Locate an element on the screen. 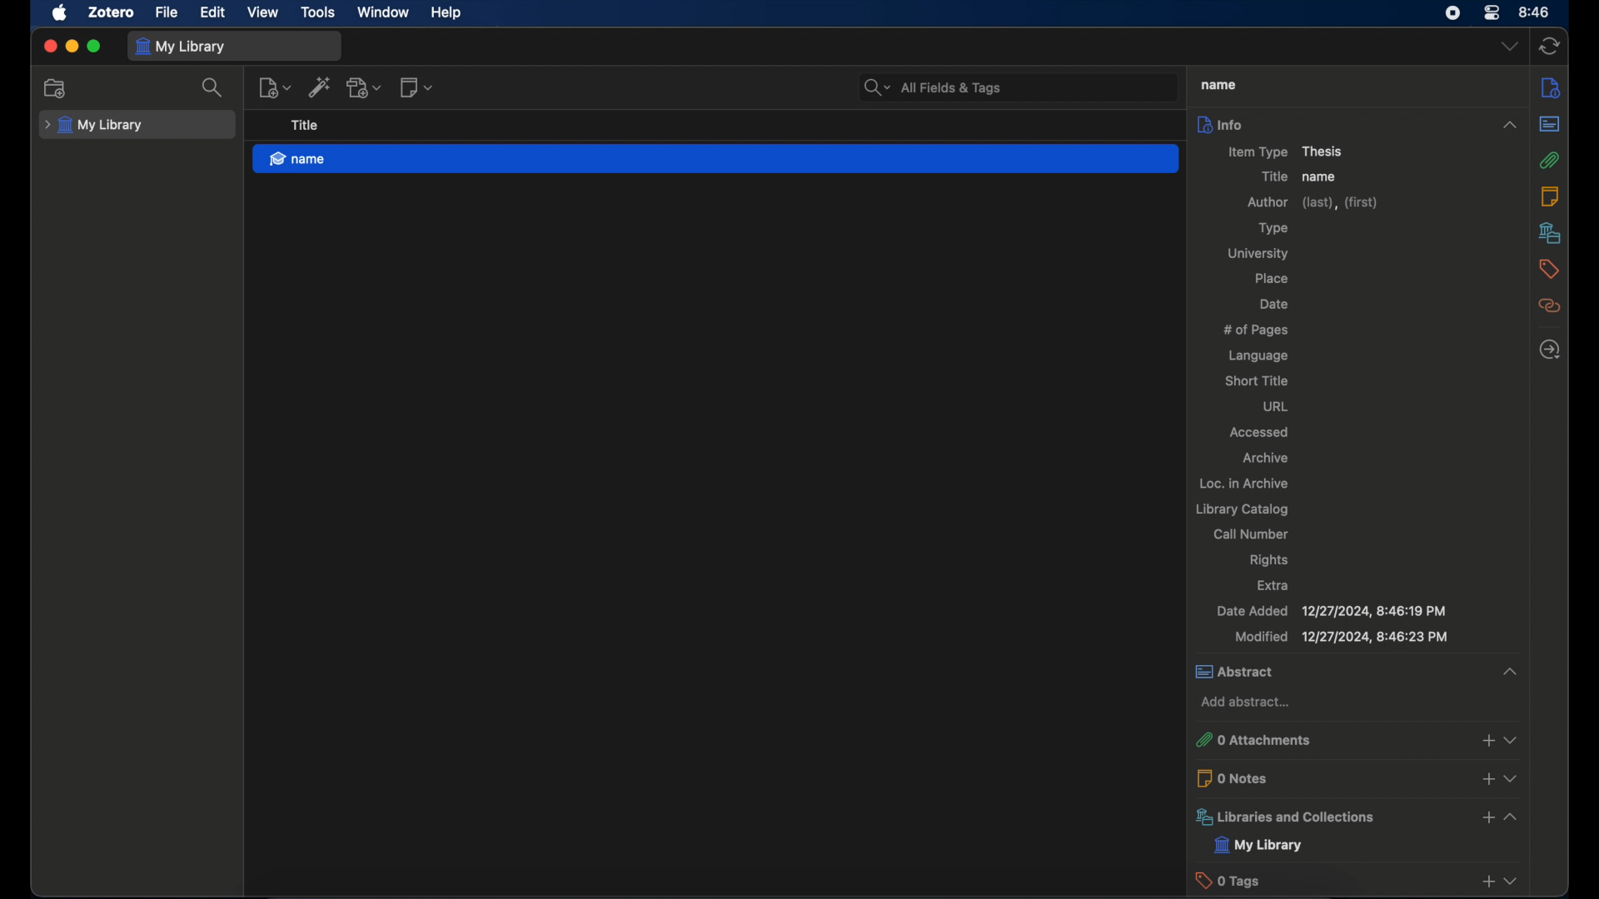 This screenshot has height=899, width=1599. my library is located at coordinates (180, 47).